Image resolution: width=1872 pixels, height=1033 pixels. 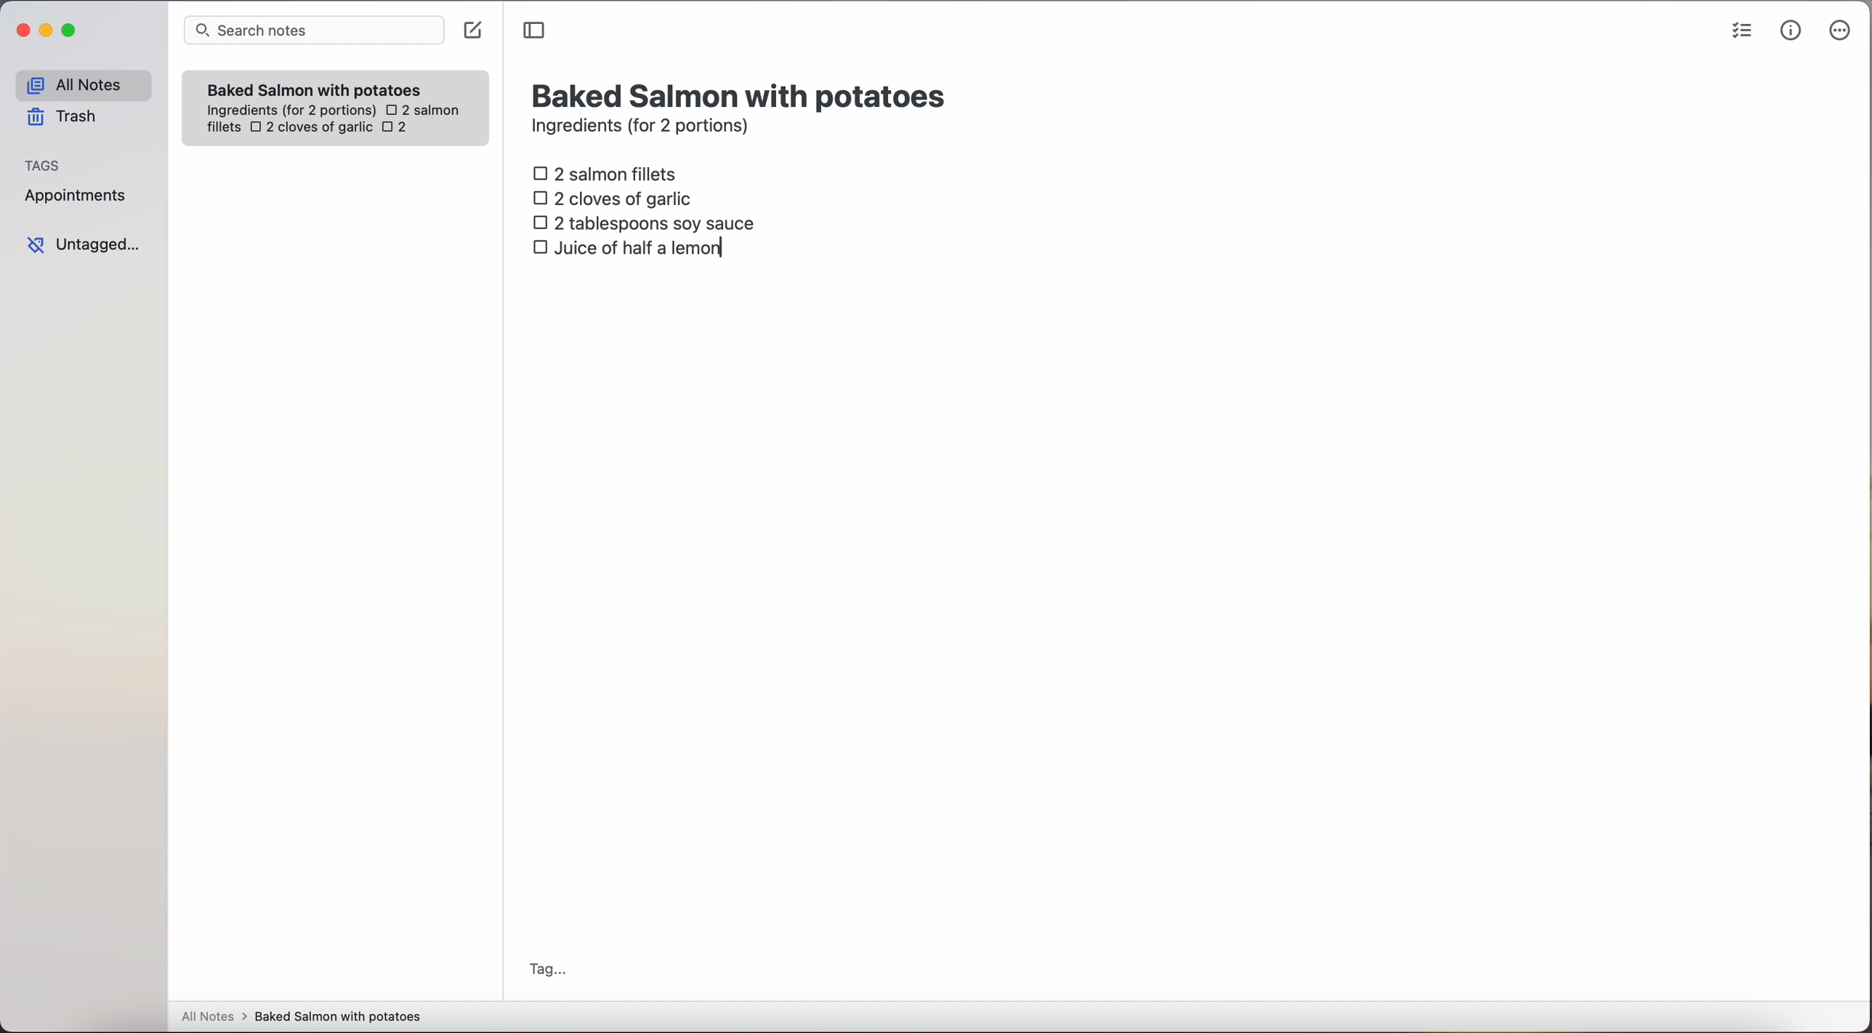 What do you see at coordinates (1742, 31) in the screenshot?
I see `check list` at bounding box center [1742, 31].